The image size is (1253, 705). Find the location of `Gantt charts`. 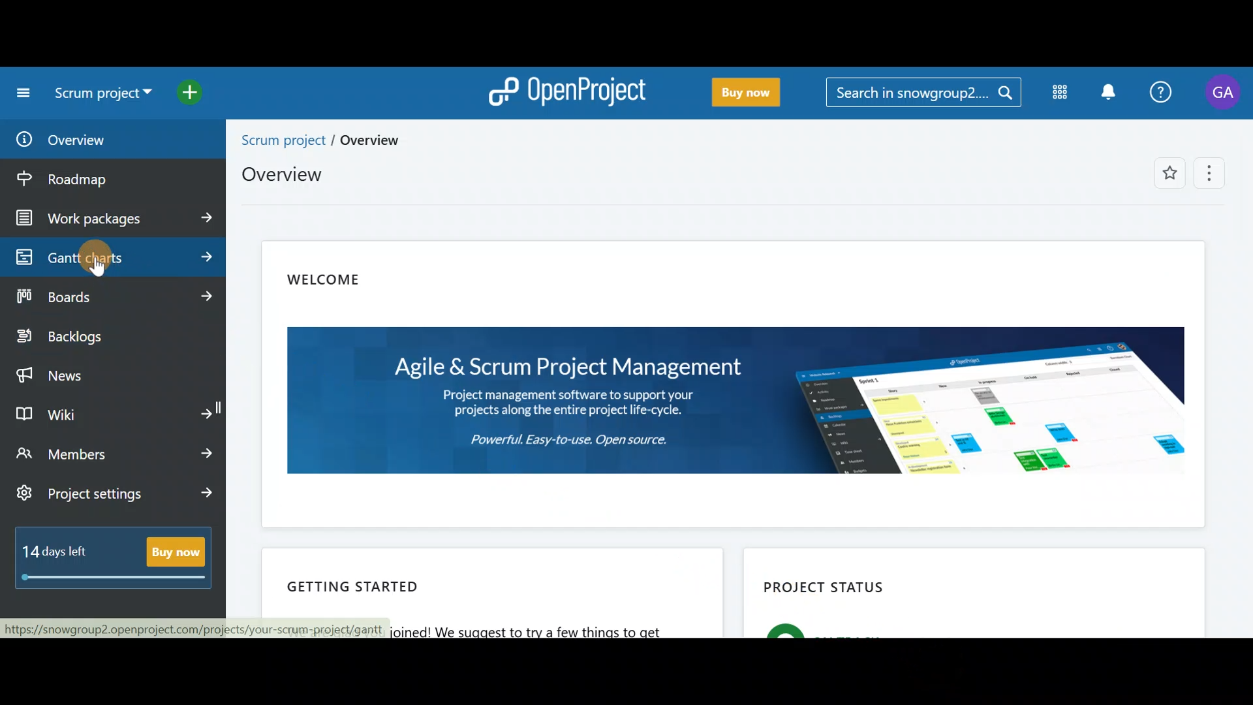

Gantt charts is located at coordinates (110, 256).